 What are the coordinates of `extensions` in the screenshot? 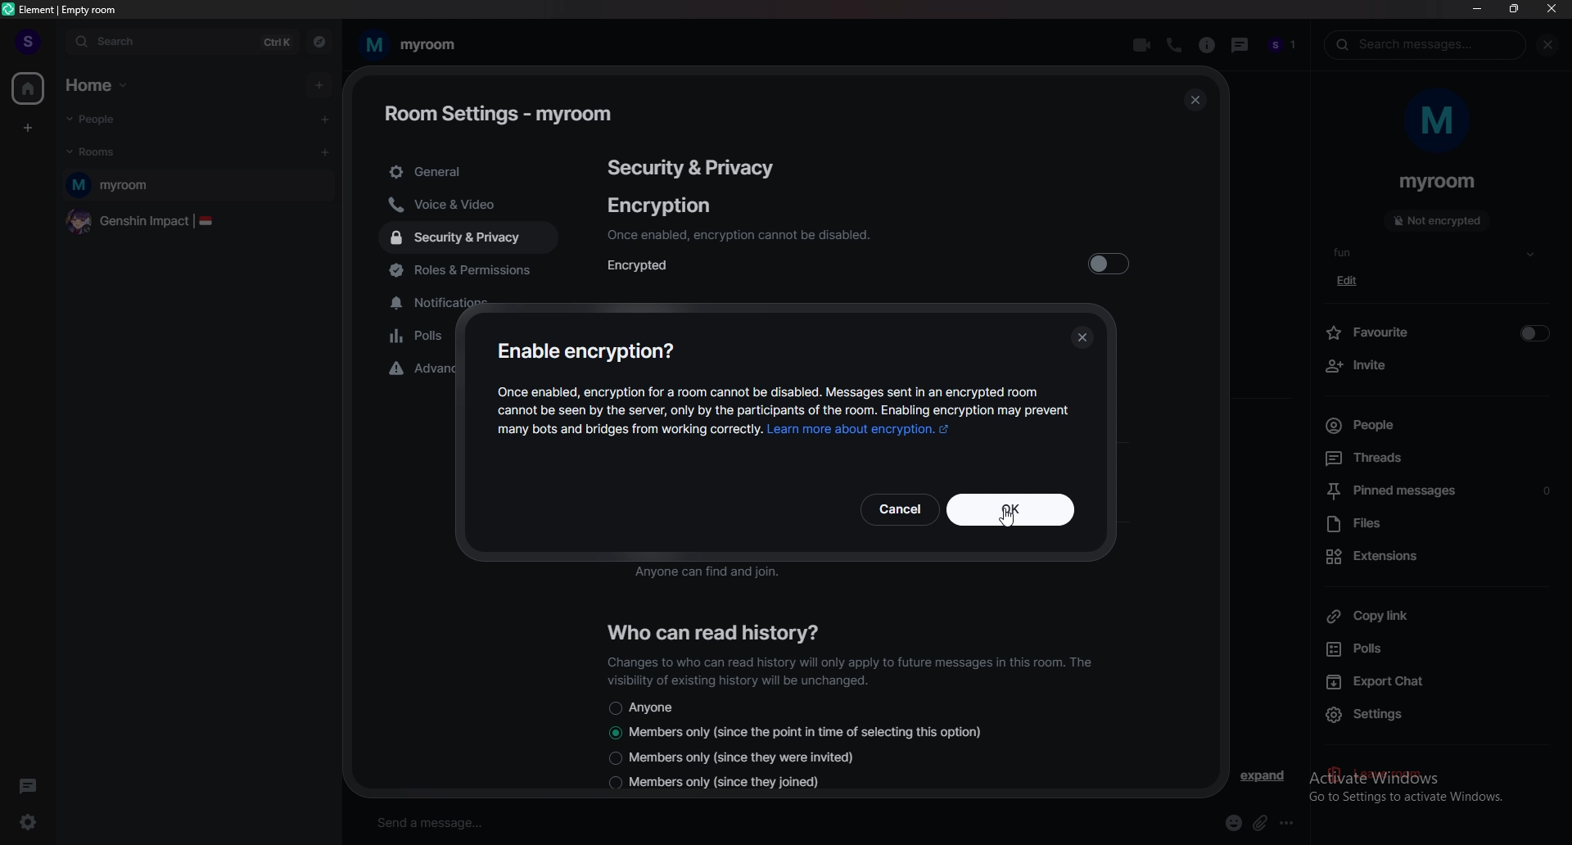 It's located at (1436, 558).